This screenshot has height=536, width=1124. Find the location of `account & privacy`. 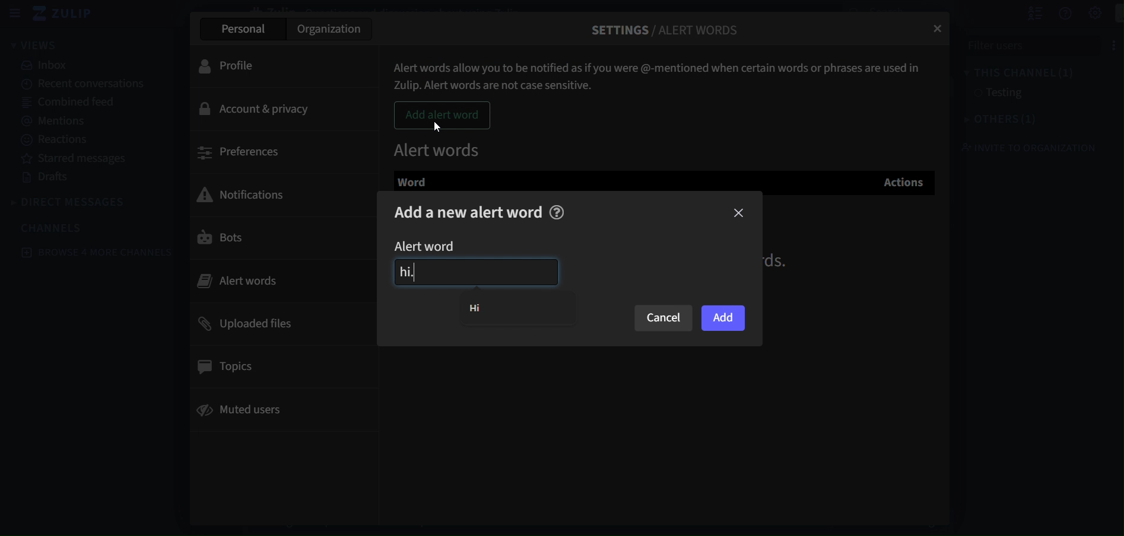

account & privacy is located at coordinates (259, 109).